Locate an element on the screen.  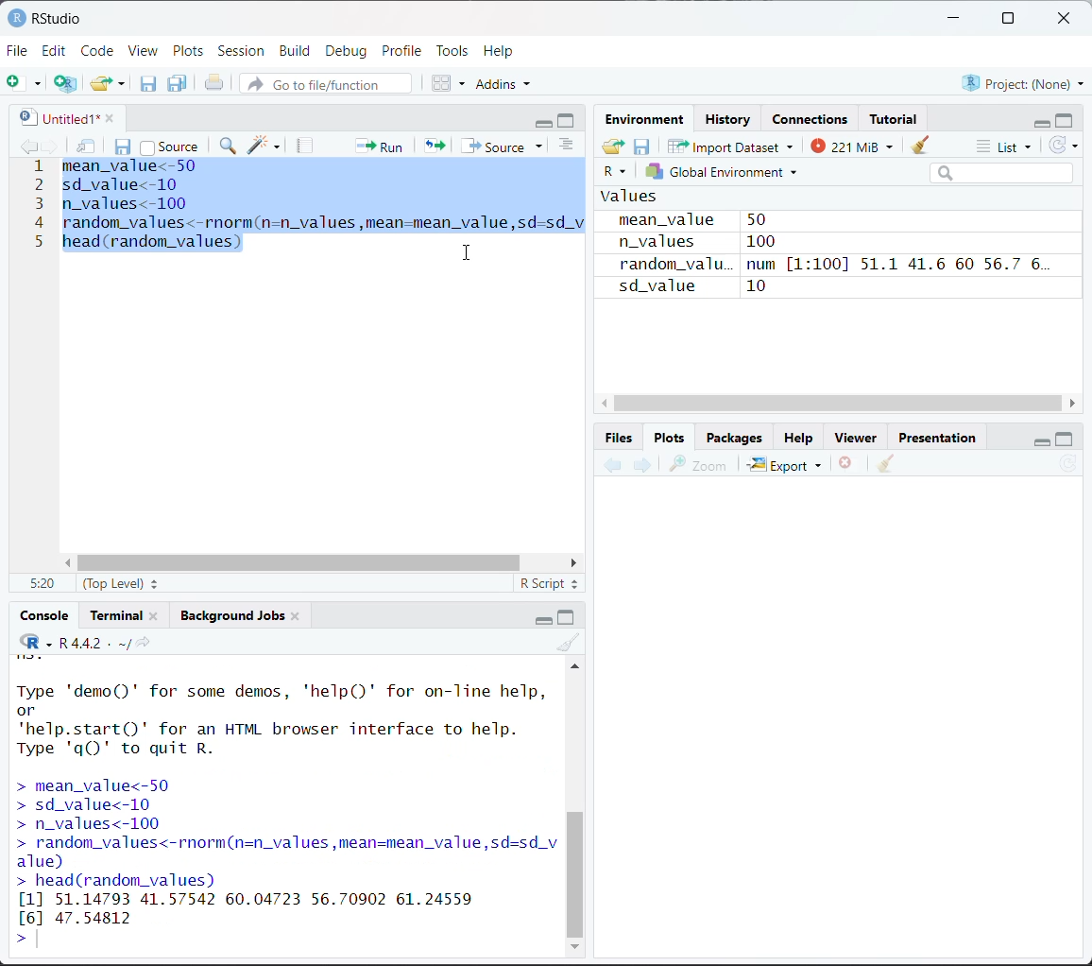
maximize is located at coordinates (568, 616).